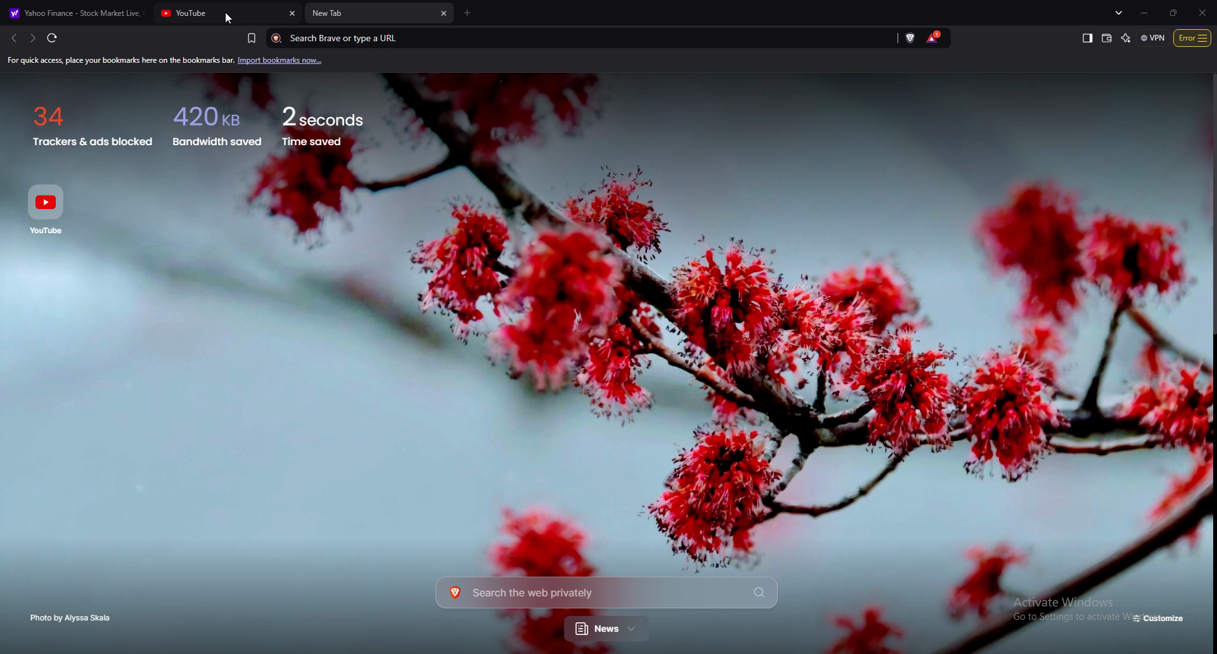  I want to click on customize, so click(1160, 619).